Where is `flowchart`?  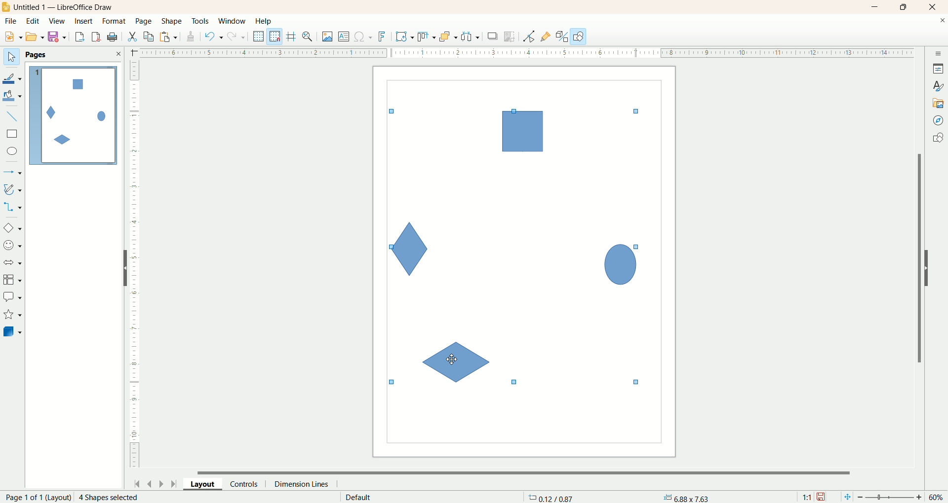 flowchart is located at coordinates (13, 280).